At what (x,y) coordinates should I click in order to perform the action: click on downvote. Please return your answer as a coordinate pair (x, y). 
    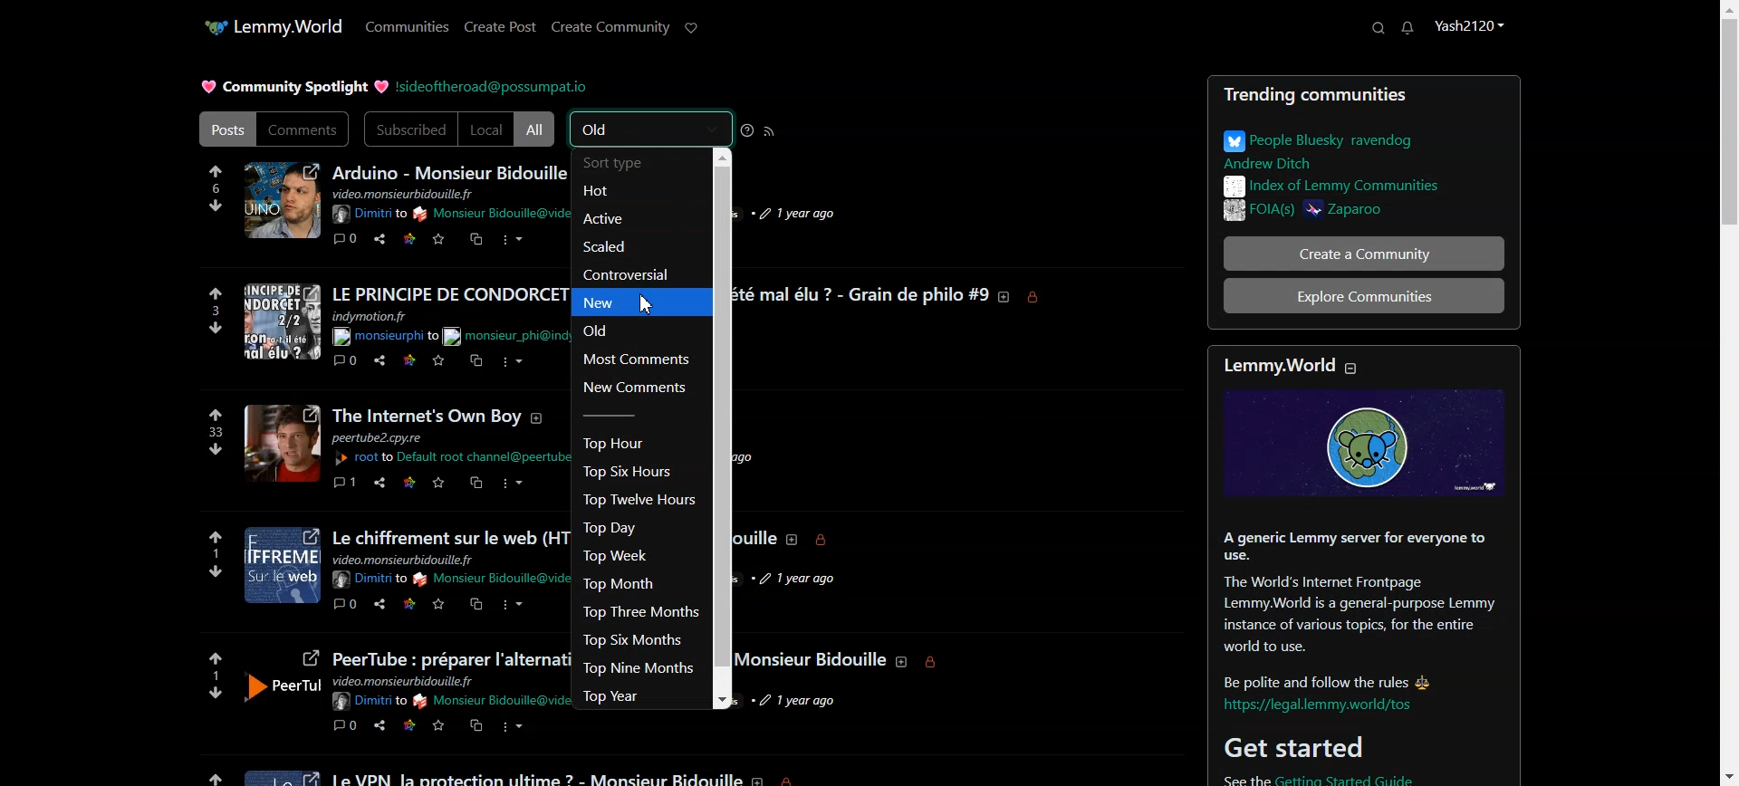
    Looking at the image, I should click on (218, 328).